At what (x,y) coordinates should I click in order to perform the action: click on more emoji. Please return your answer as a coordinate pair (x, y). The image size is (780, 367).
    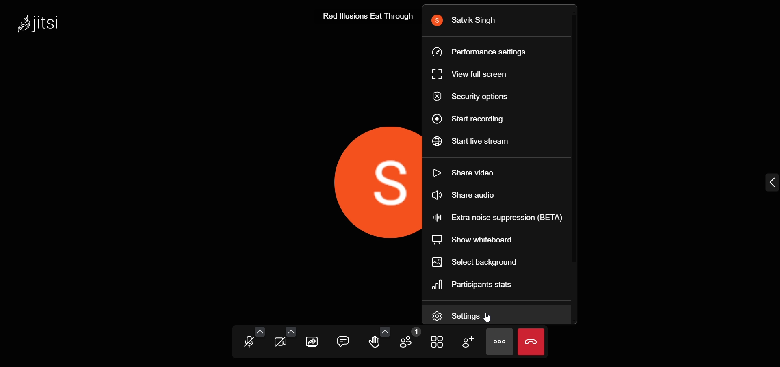
    Looking at the image, I should click on (385, 332).